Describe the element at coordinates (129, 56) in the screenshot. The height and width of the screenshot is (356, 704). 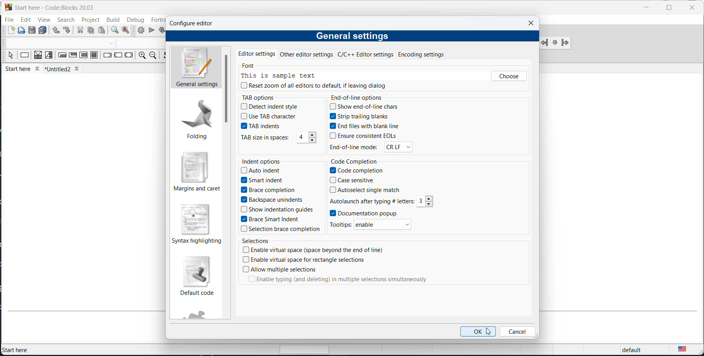
I see `return instruction` at that location.